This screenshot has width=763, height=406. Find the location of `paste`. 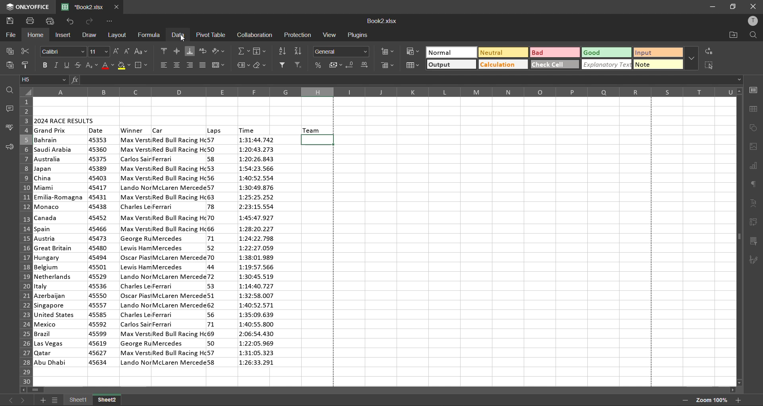

paste is located at coordinates (11, 65).